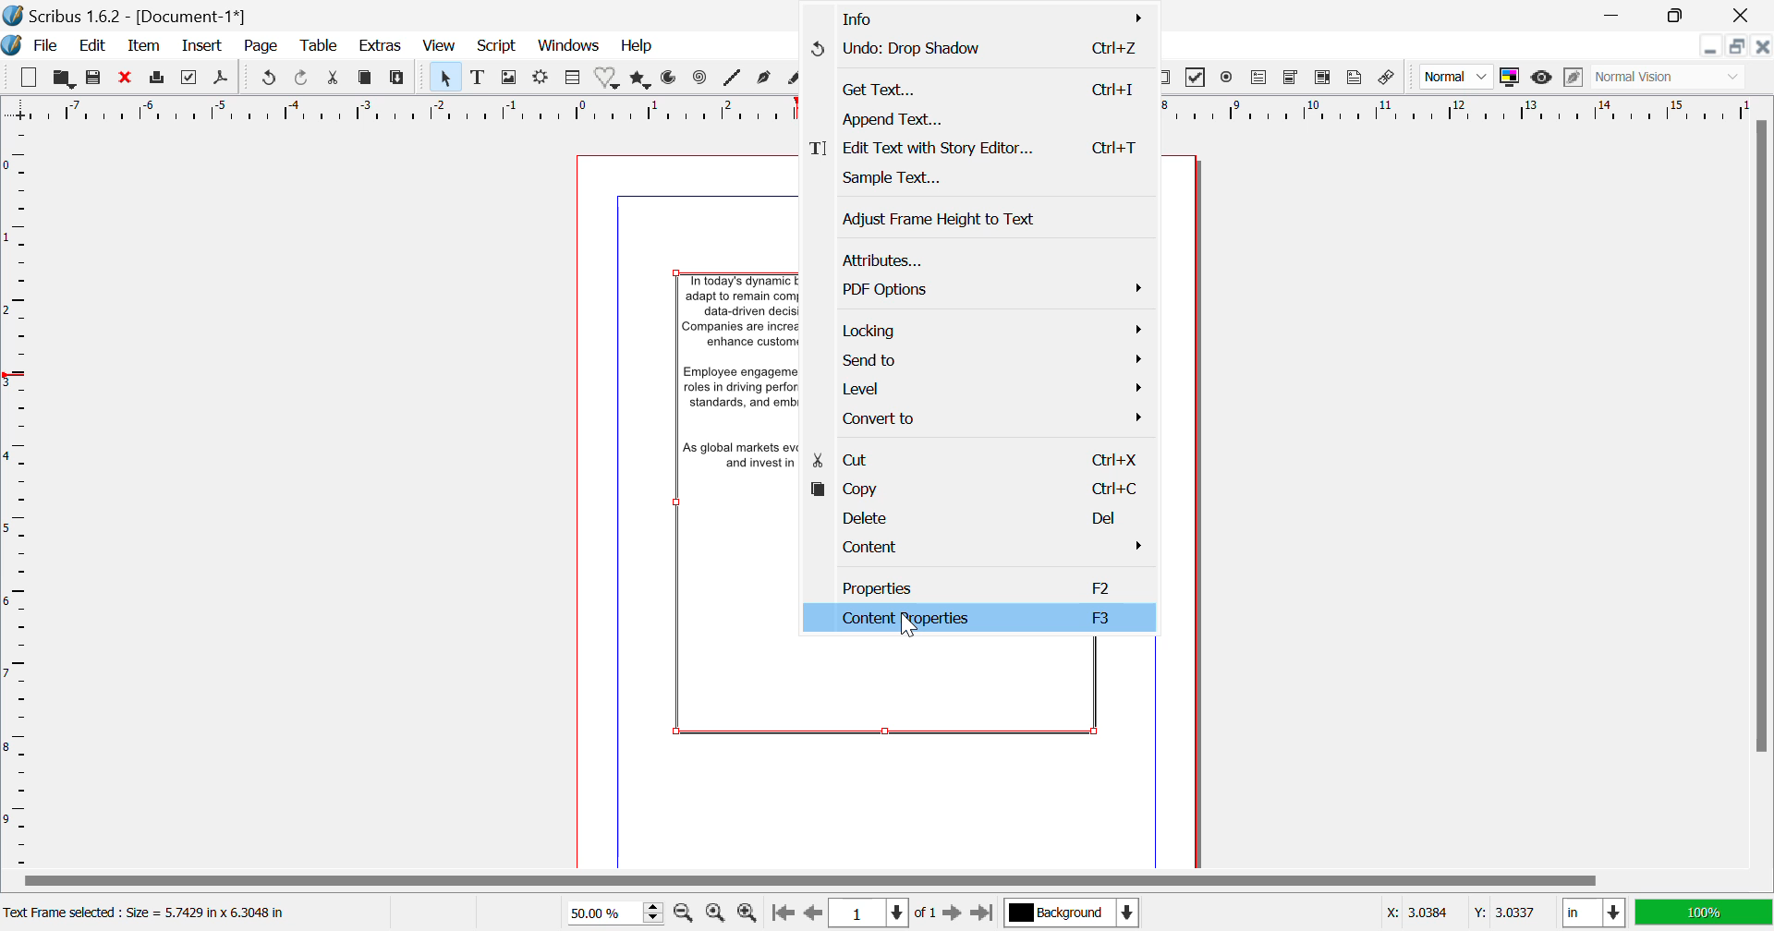 The image size is (1774, 931). Describe the element at coordinates (510, 78) in the screenshot. I see `Image Frame` at that location.